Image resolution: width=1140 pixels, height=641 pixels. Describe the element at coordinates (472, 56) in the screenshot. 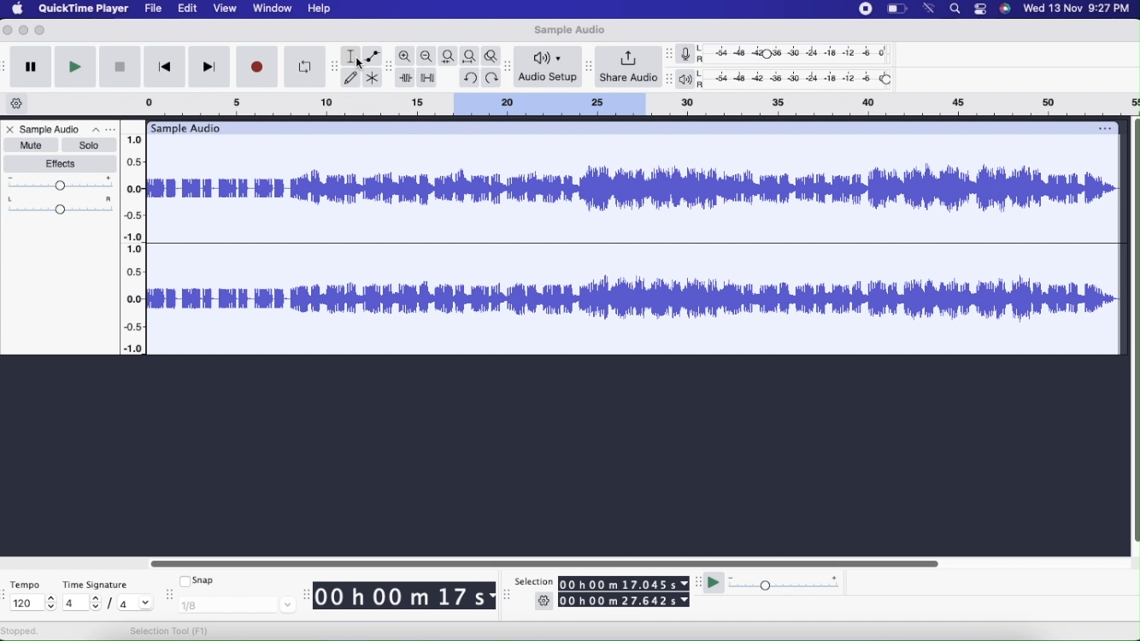

I see `Fit project to width` at that location.